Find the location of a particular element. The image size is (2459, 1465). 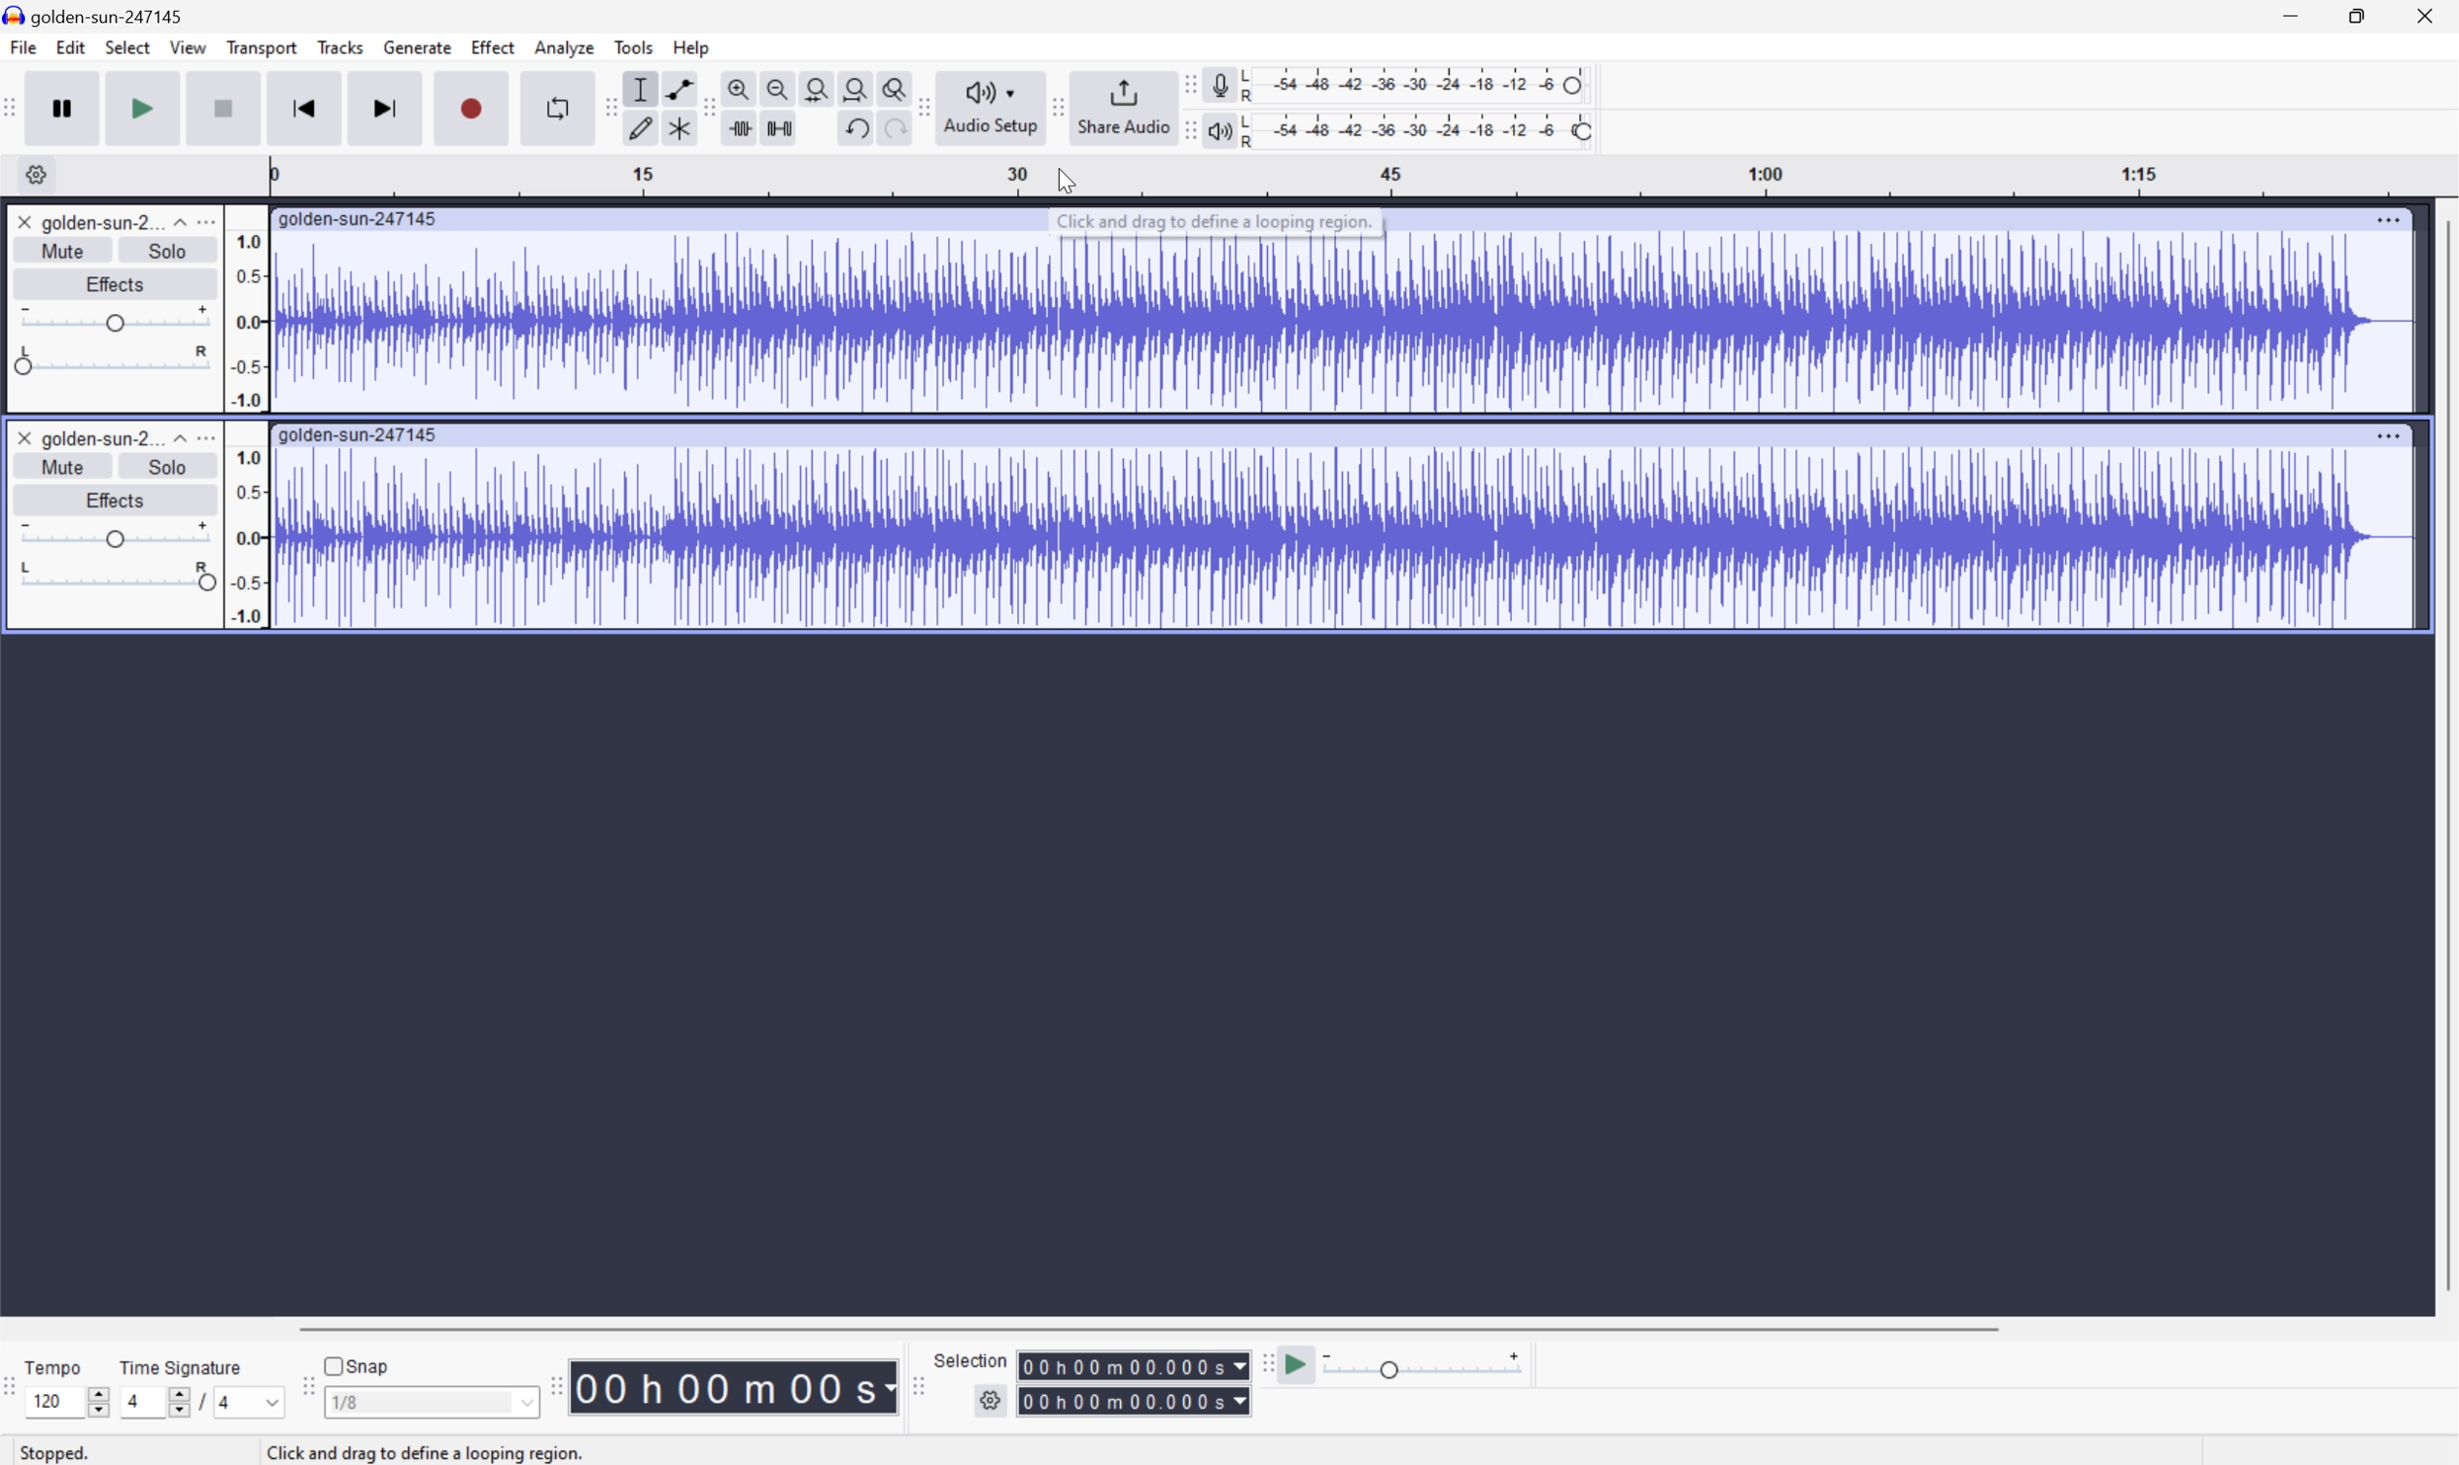

More is located at coordinates (2390, 429).